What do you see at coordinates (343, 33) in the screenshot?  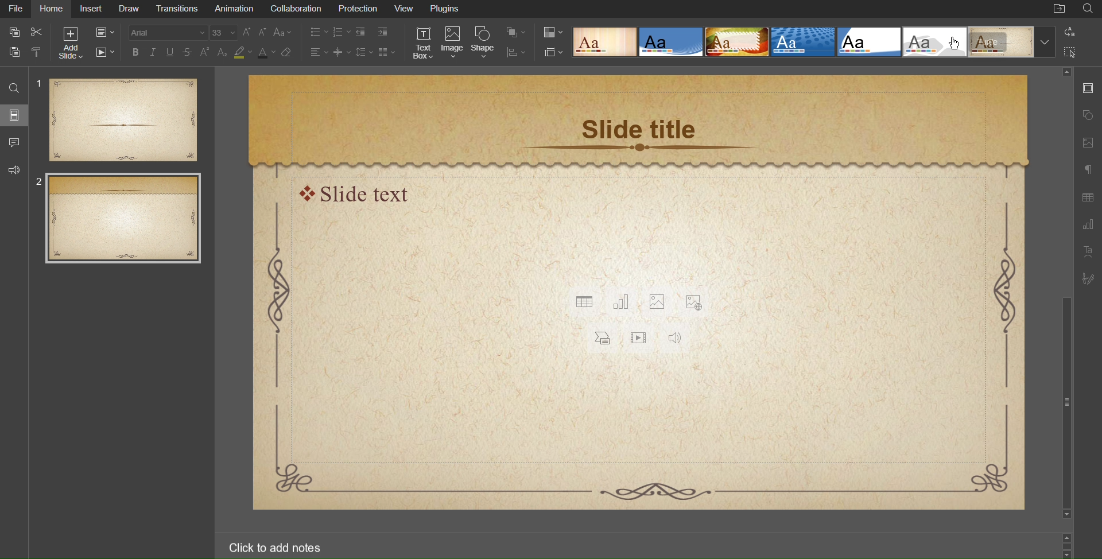 I see `Numbered List` at bounding box center [343, 33].